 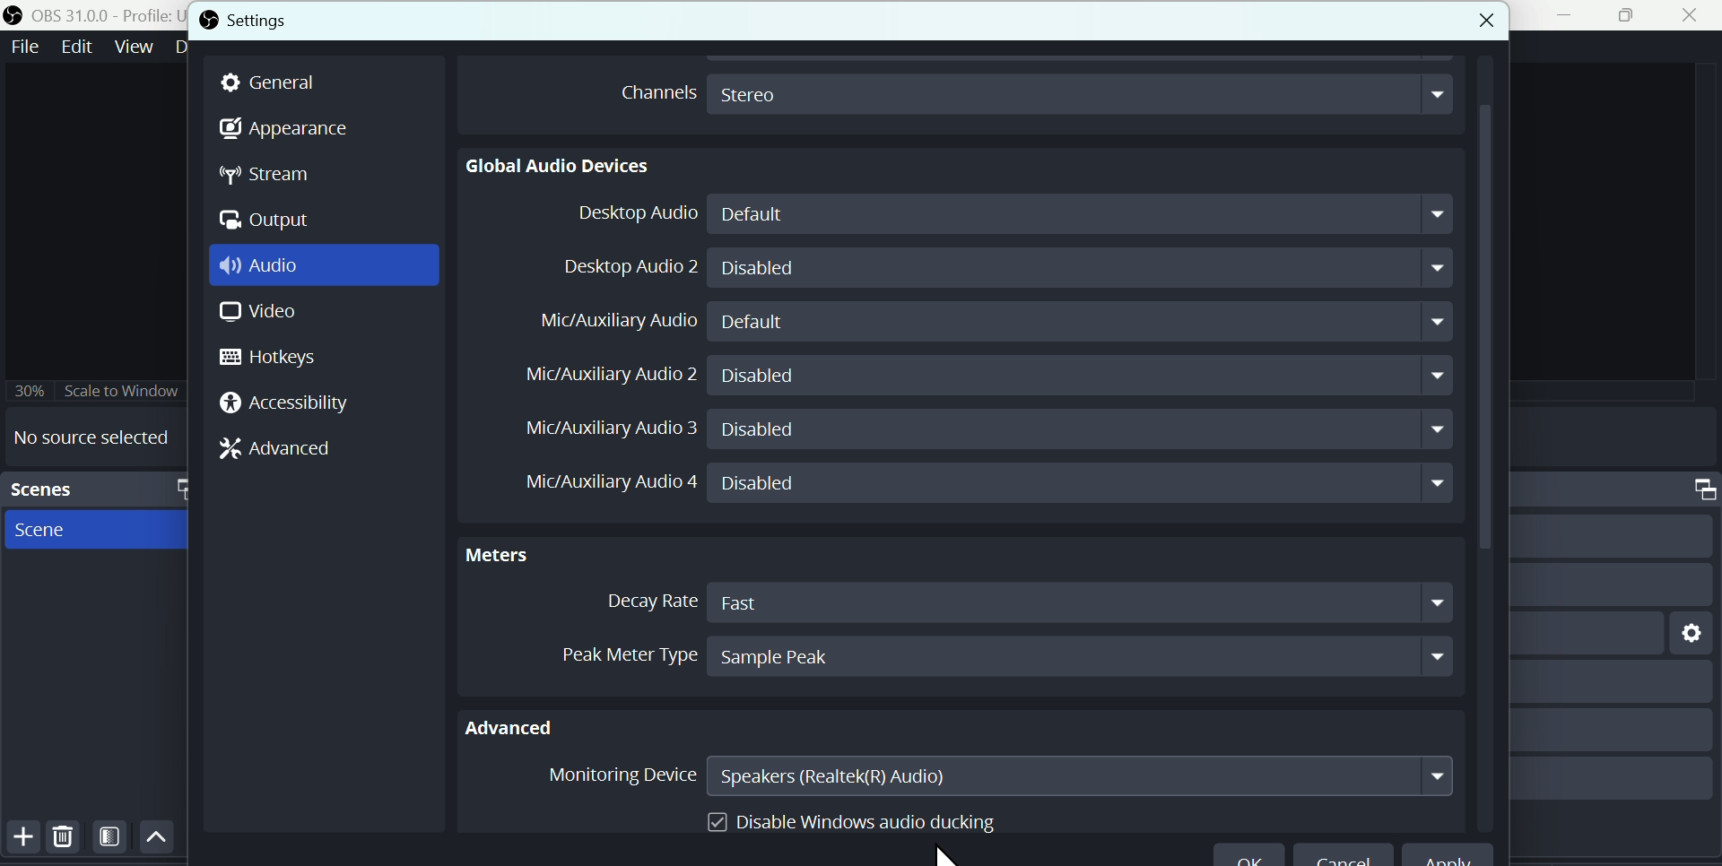 I want to click on stream, so click(x=273, y=177).